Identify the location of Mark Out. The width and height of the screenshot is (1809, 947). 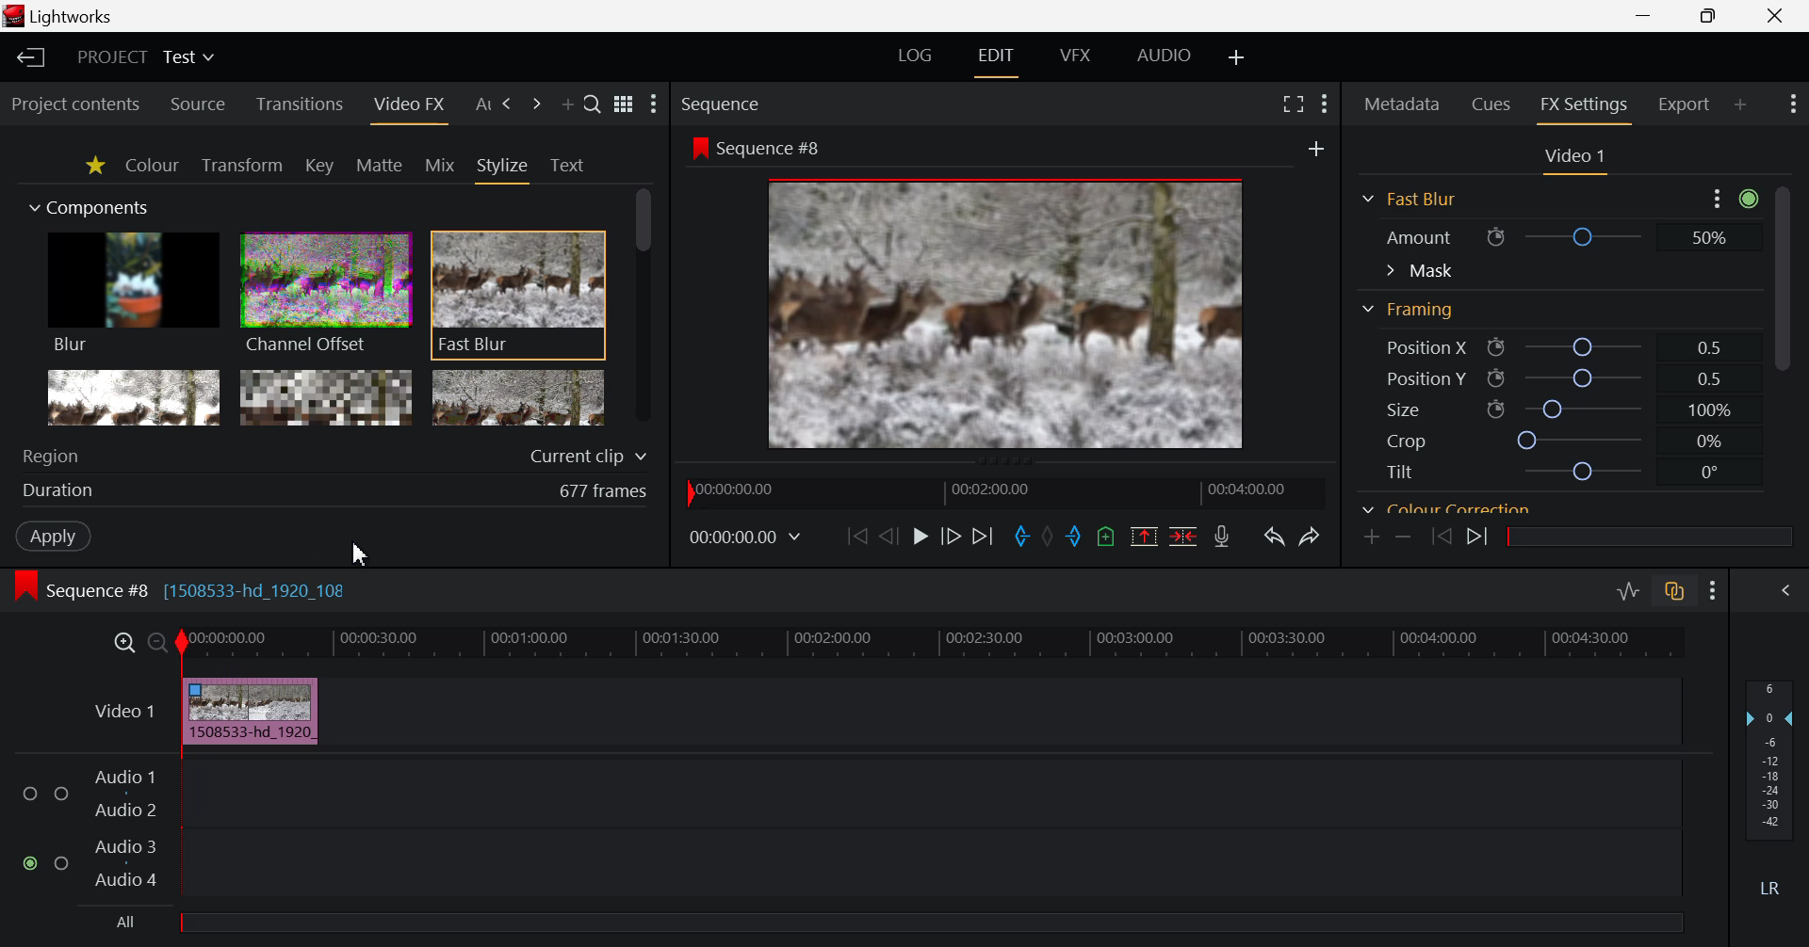
(1072, 538).